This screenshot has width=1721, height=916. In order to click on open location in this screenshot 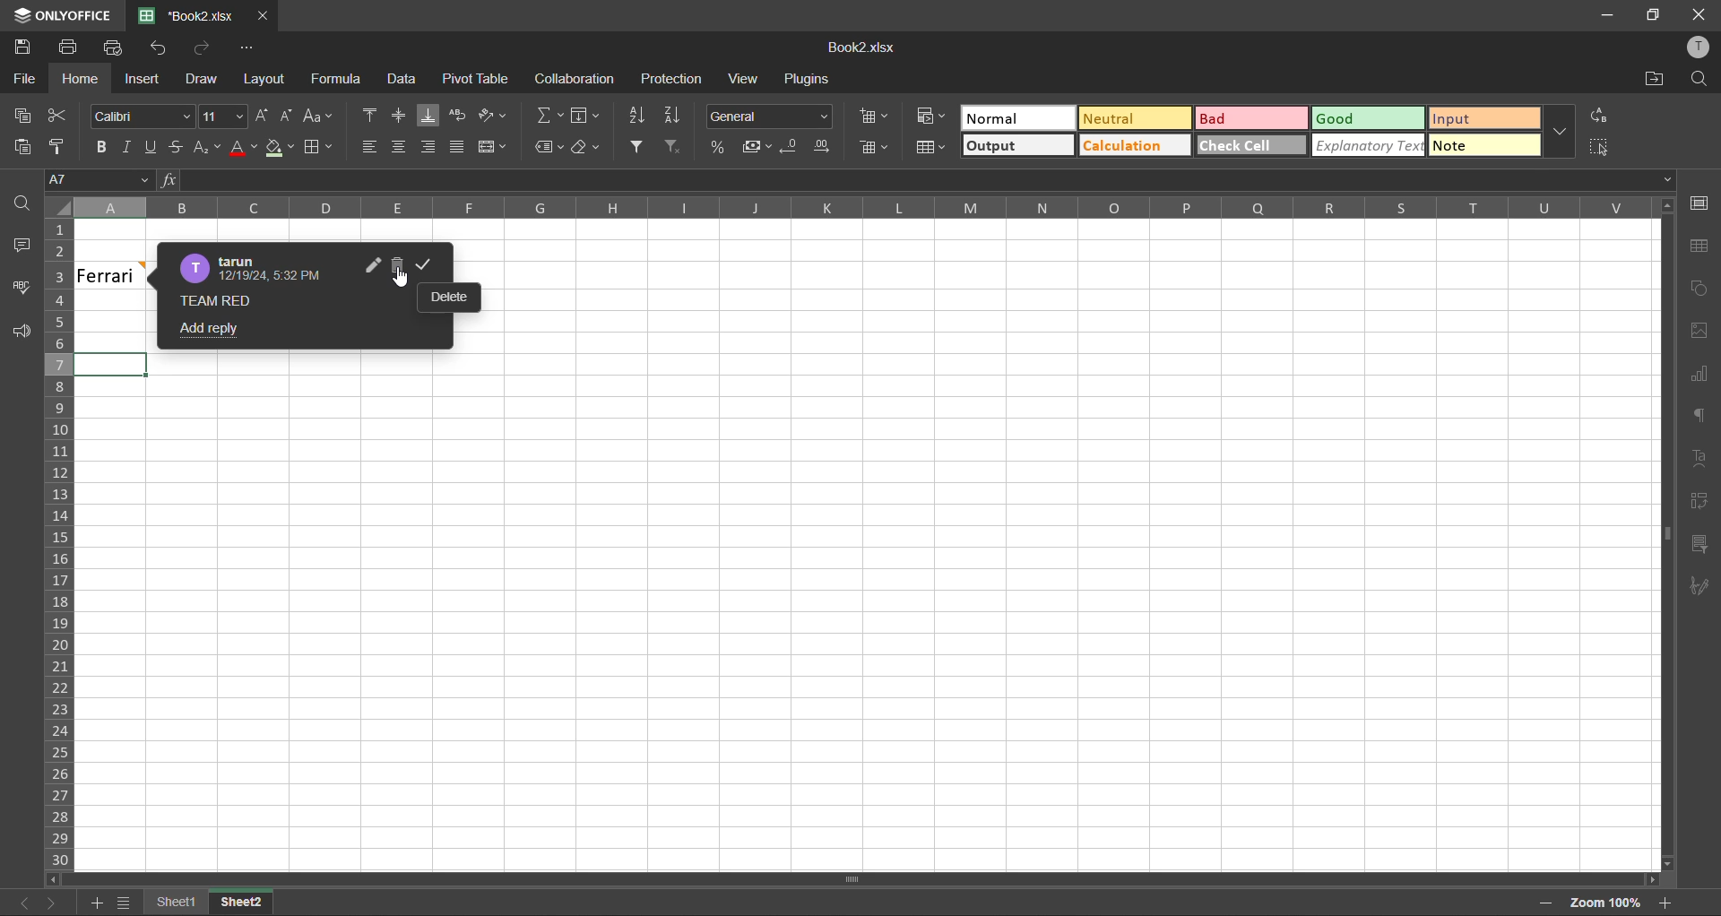, I will do `click(1656, 82)`.